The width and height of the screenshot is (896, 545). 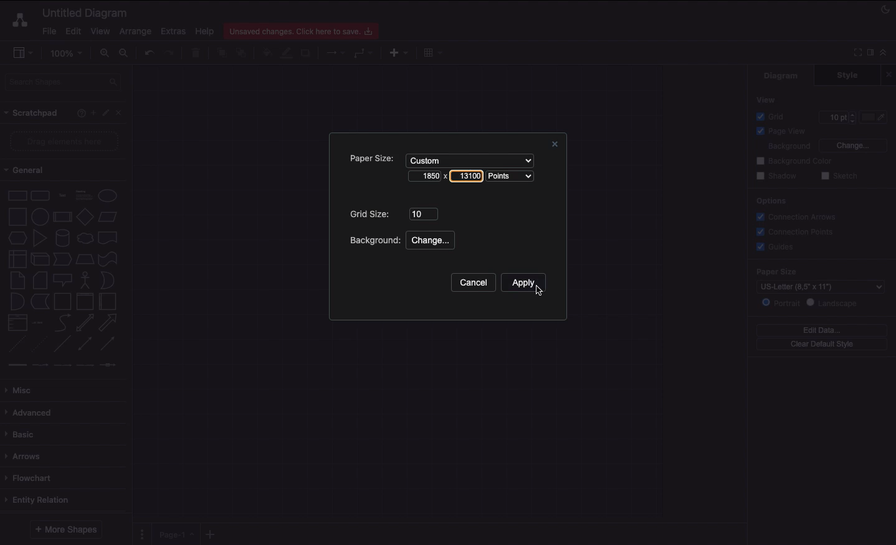 I want to click on Edit data, so click(x=822, y=330).